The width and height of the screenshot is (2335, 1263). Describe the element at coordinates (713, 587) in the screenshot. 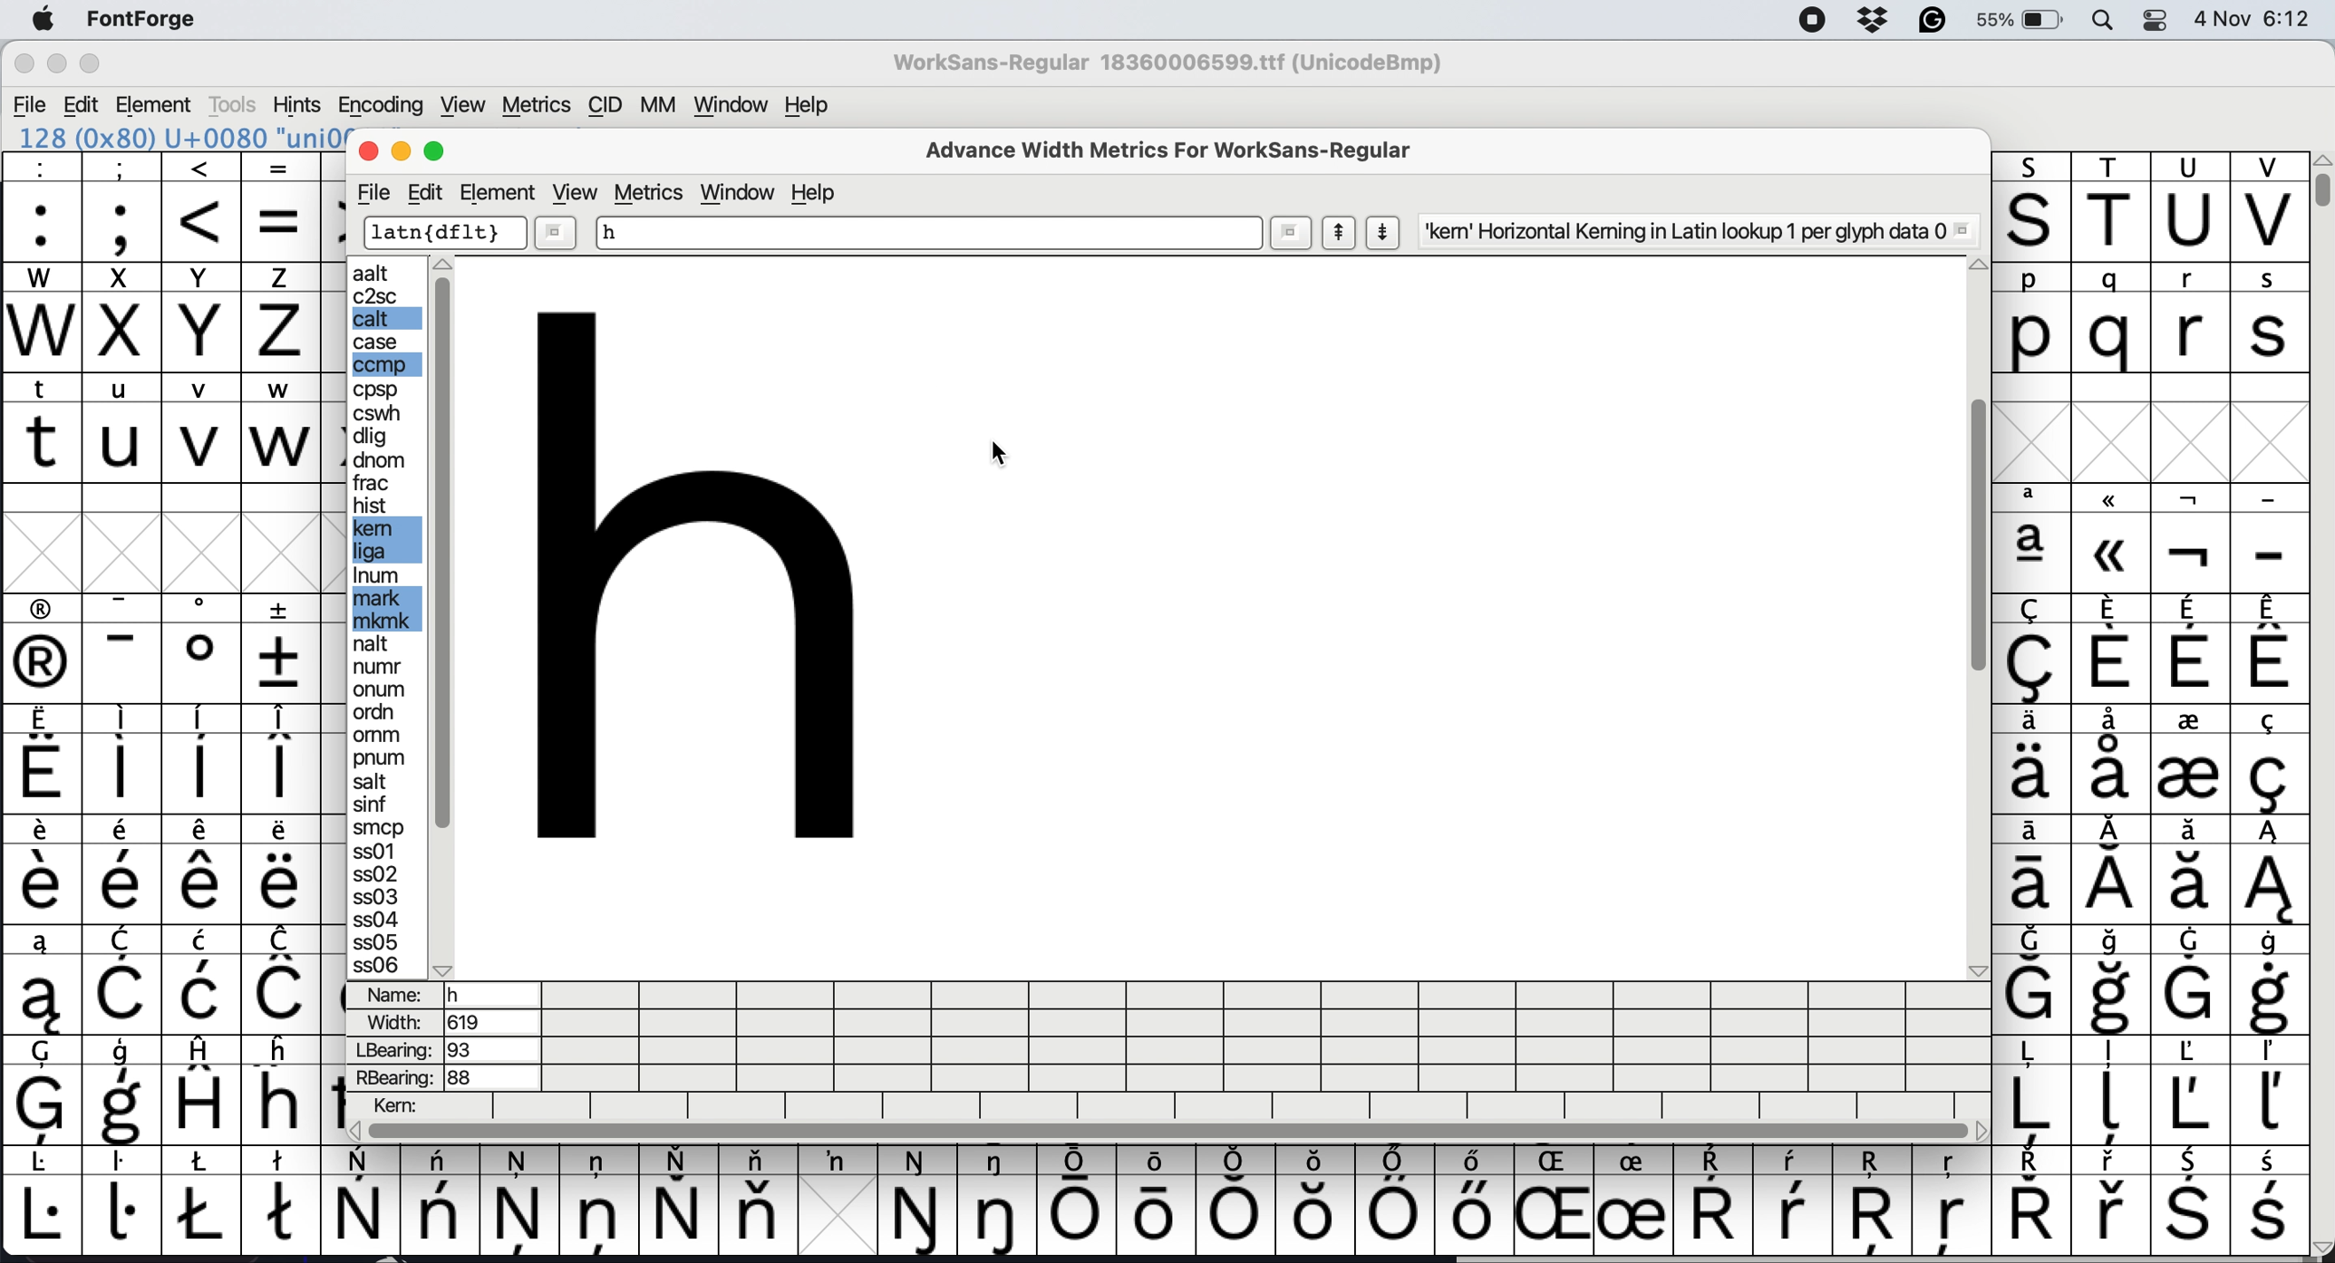

I see `sample letter preview` at that location.